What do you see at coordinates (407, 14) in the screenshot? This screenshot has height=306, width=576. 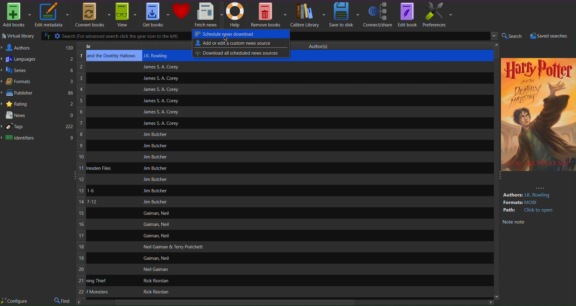 I see `Edit book` at bounding box center [407, 14].